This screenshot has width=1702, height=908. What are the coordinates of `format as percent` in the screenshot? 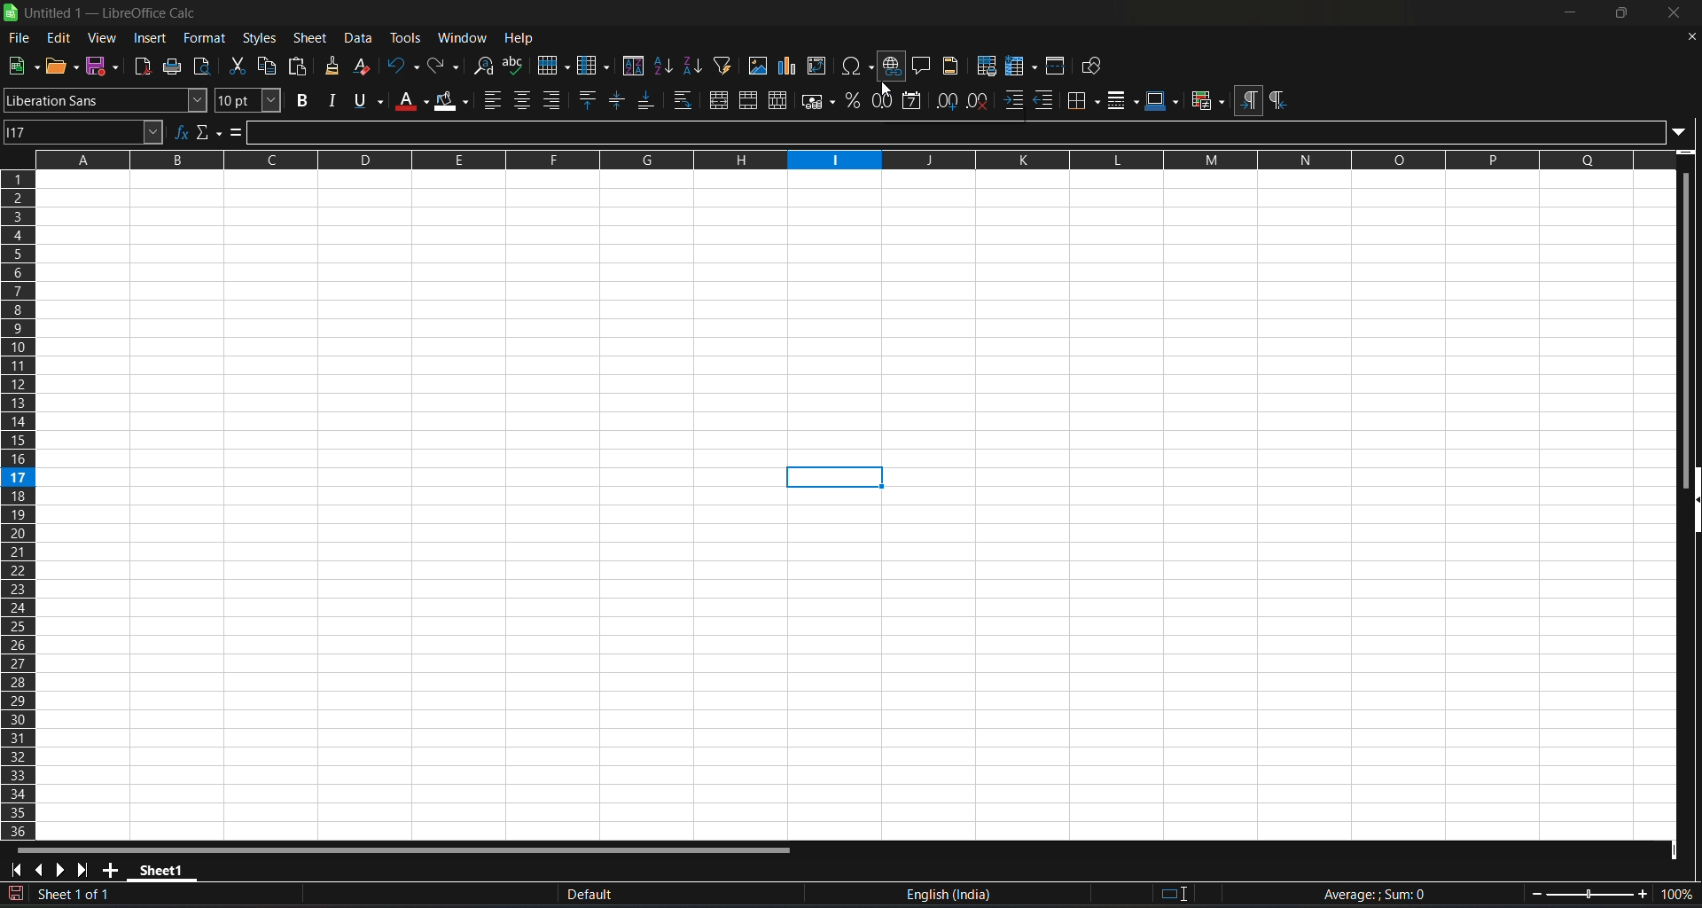 It's located at (852, 101).